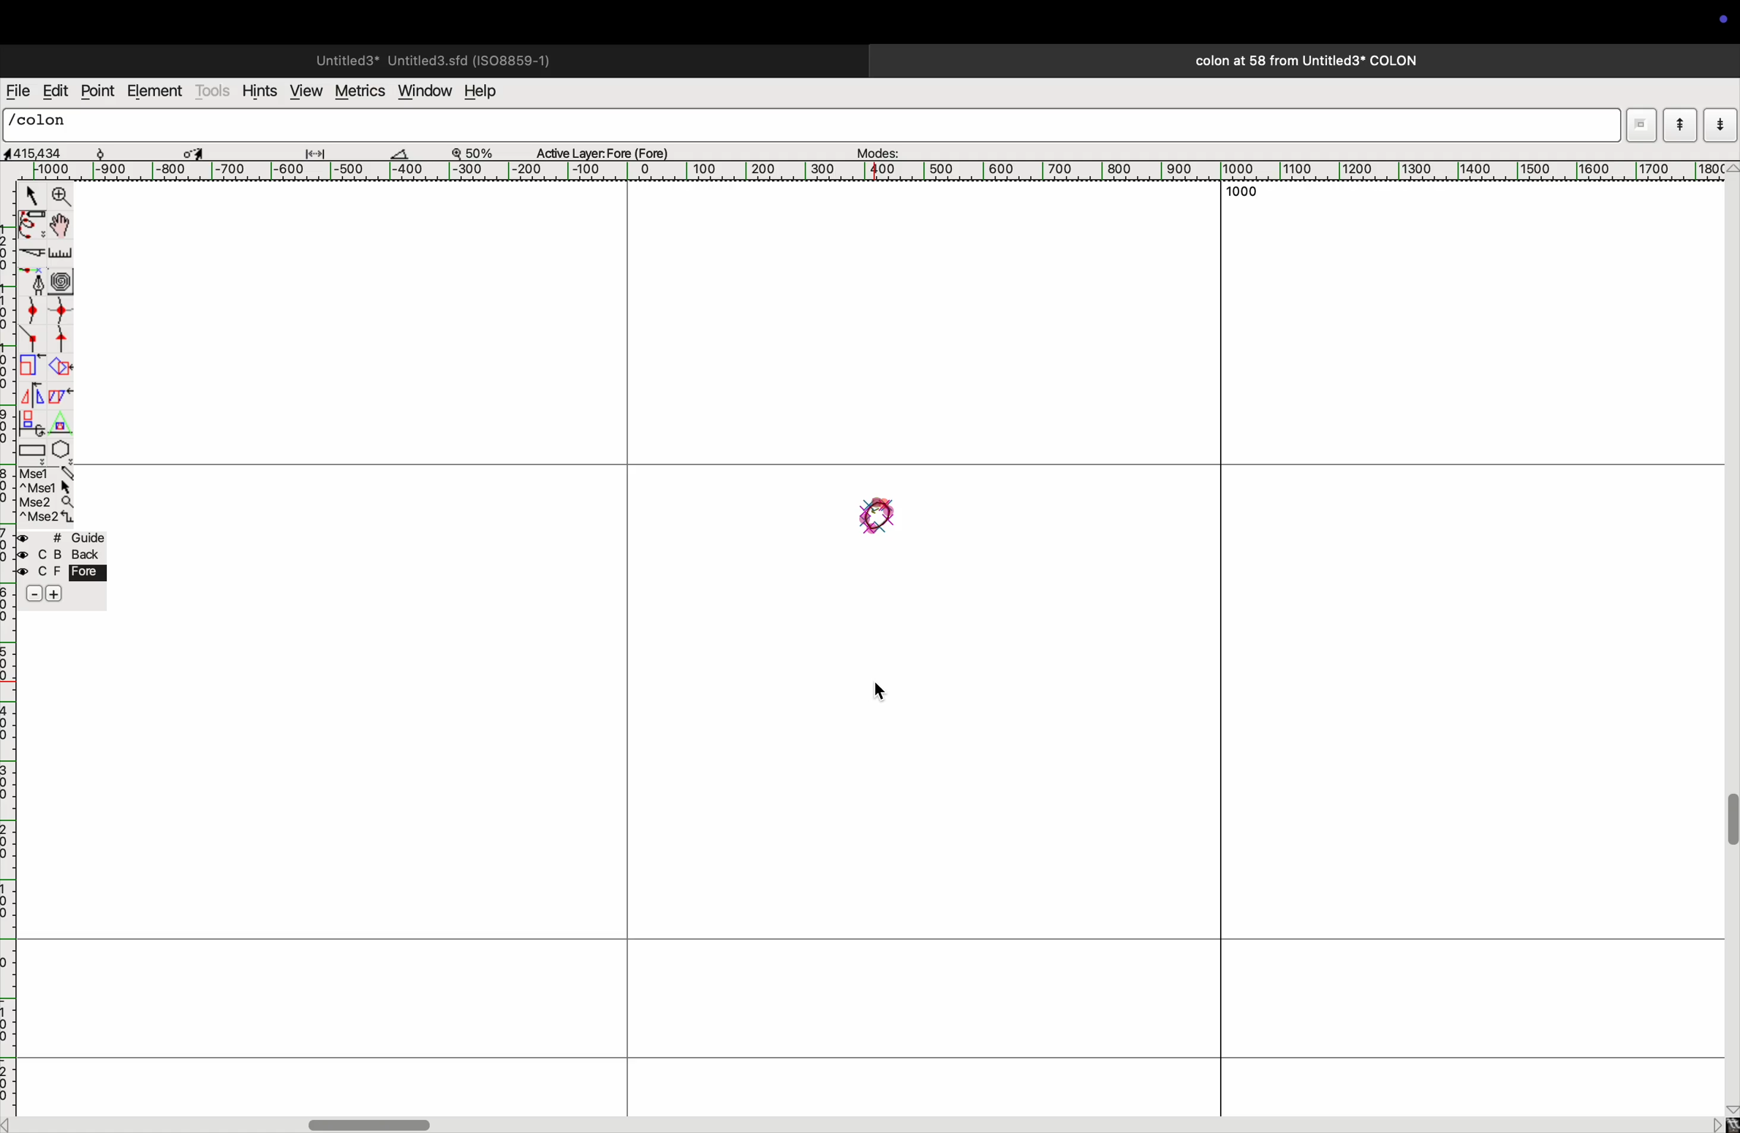 The image size is (1740, 1133). Describe the element at coordinates (49, 325) in the screenshot. I see `spline` at that location.